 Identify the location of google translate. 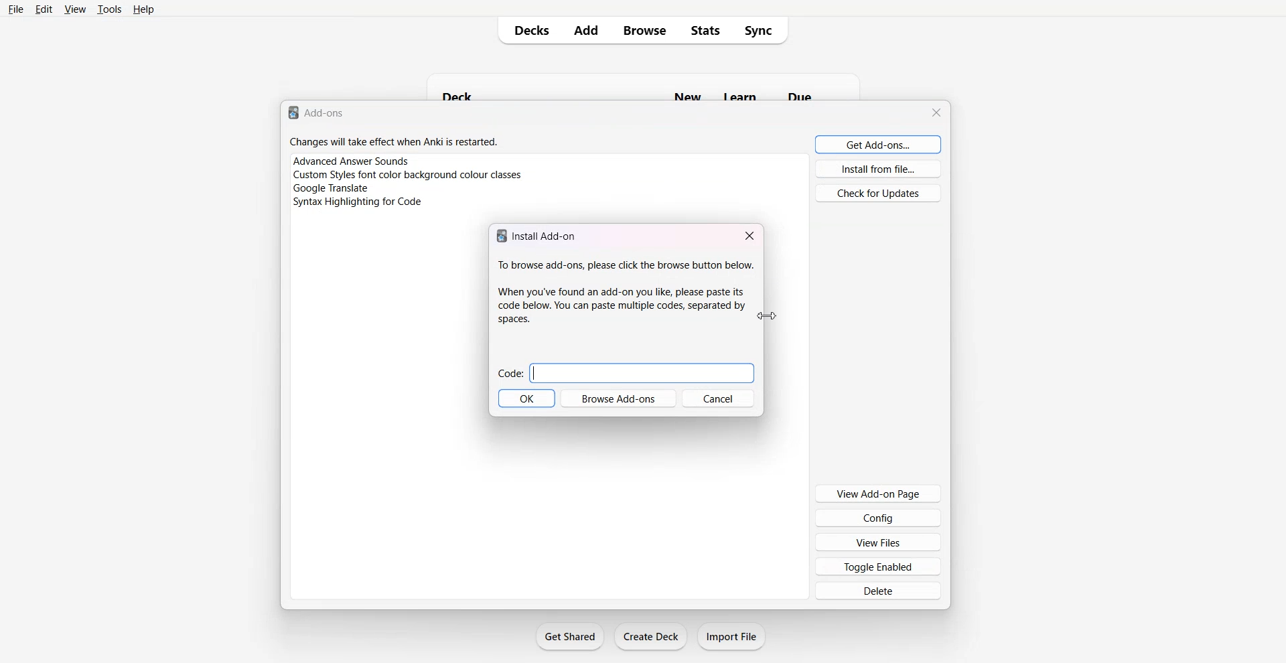
(330, 188).